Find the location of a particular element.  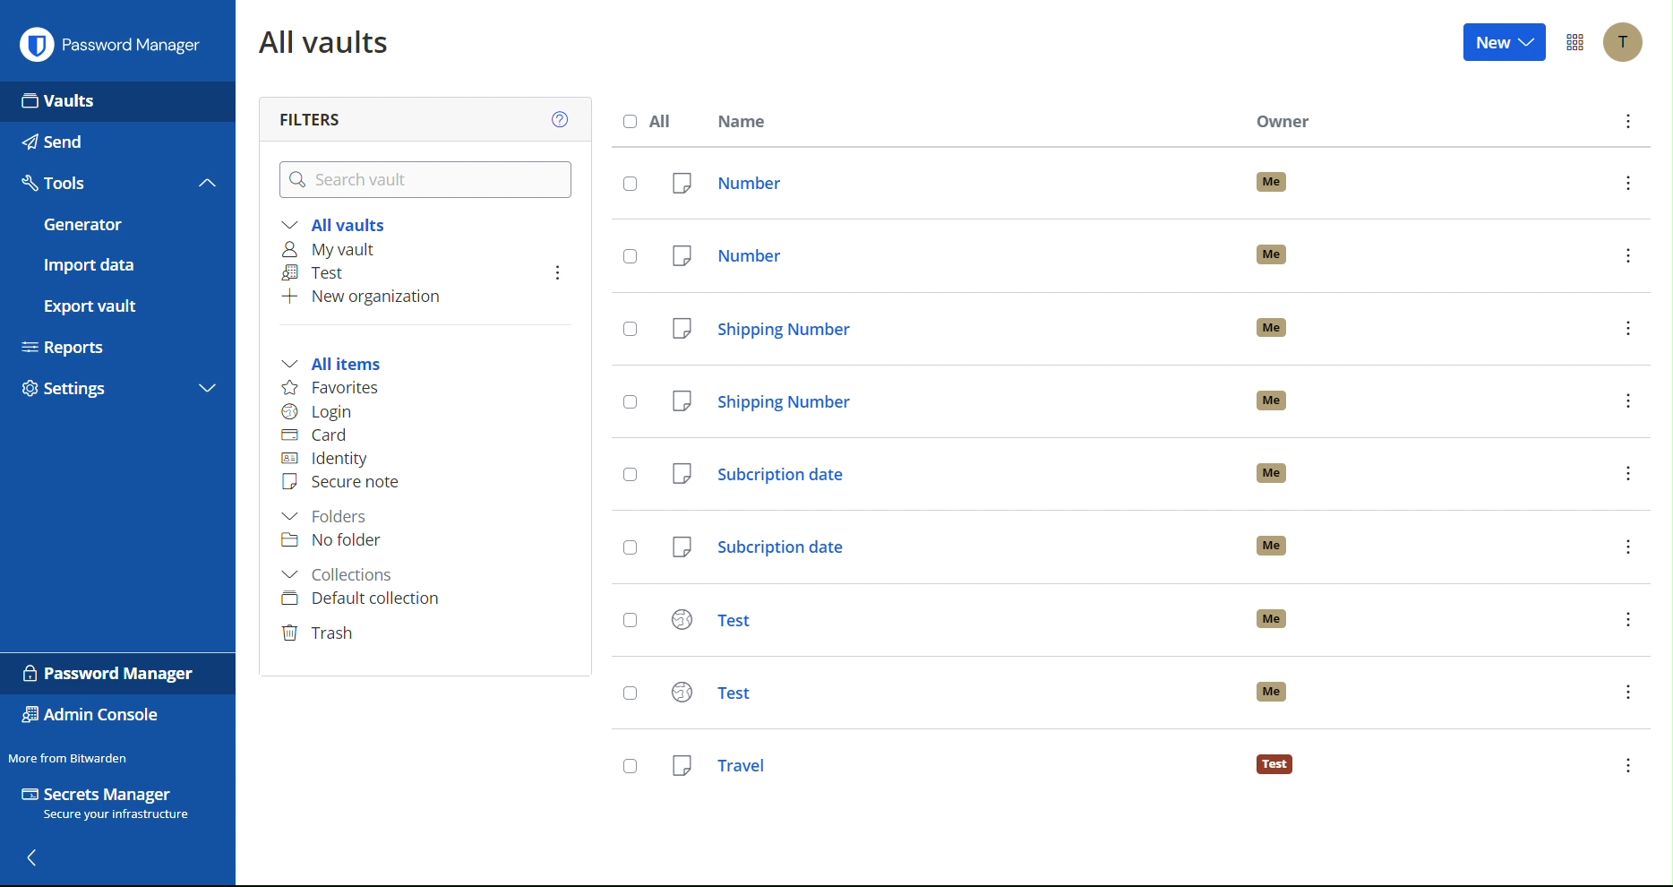

Reports is located at coordinates (115, 345).